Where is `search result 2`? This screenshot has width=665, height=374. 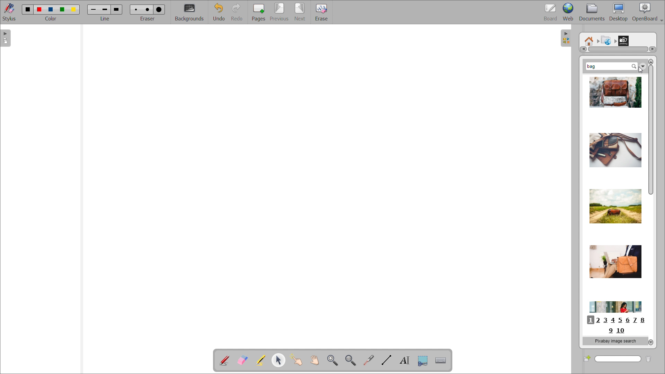
search result 2 is located at coordinates (613, 146).